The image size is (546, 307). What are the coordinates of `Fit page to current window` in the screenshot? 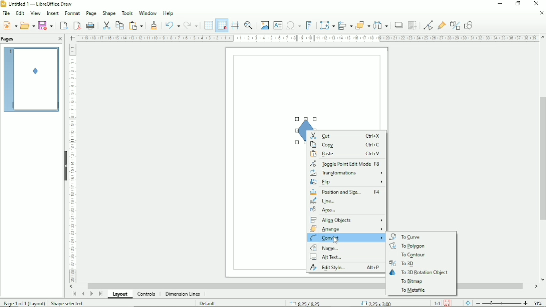 It's located at (467, 302).